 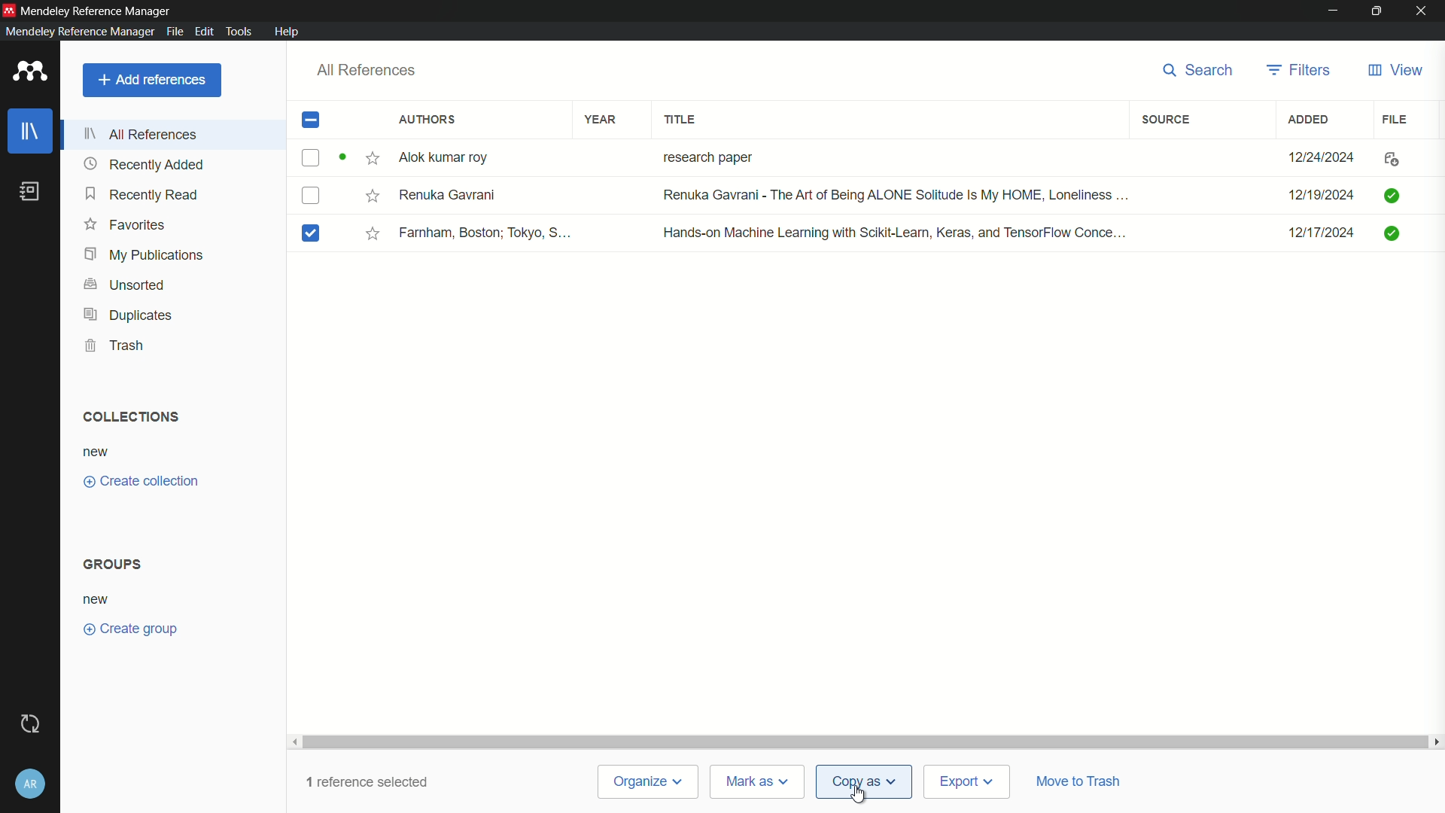 I want to click on mark as, so click(x=759, y=782).